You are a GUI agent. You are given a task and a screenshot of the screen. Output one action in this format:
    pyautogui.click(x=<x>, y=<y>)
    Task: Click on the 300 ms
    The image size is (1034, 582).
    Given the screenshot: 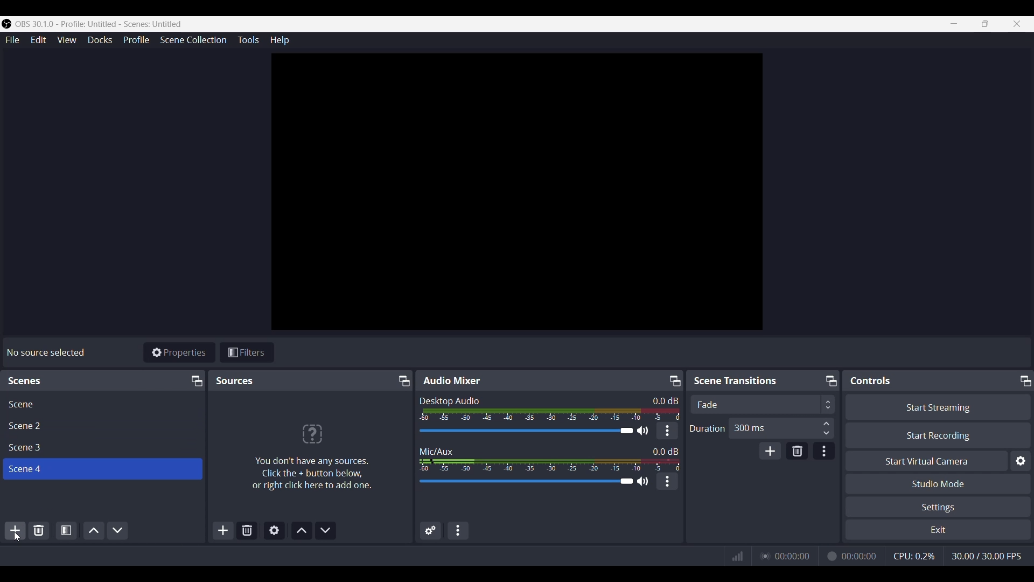 What is the action you would take?
    pyautogui.click(x=783, y=428)
    